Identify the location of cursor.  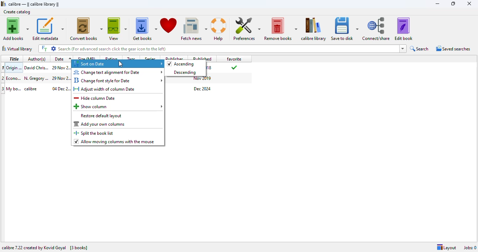
(120, 64).